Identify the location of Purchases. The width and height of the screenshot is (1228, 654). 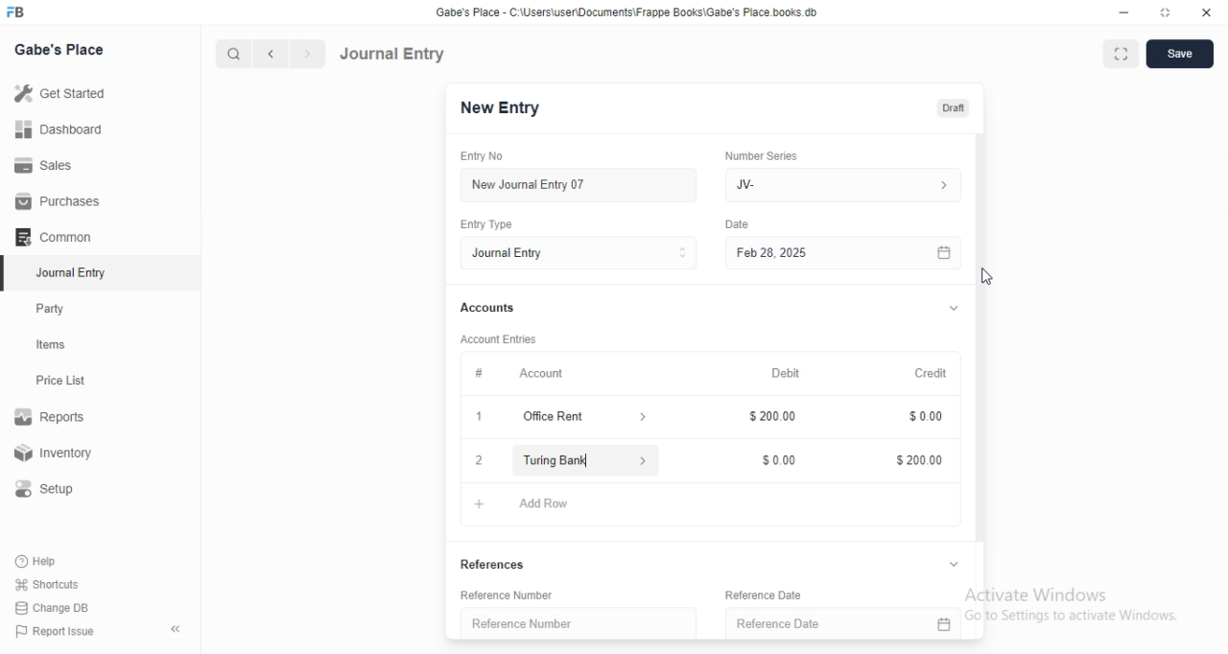
(59, 201).